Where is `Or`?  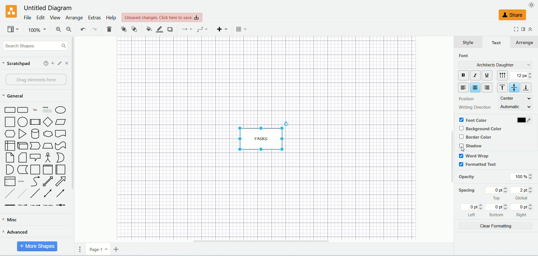 Or is located at coordinates (60, 157).